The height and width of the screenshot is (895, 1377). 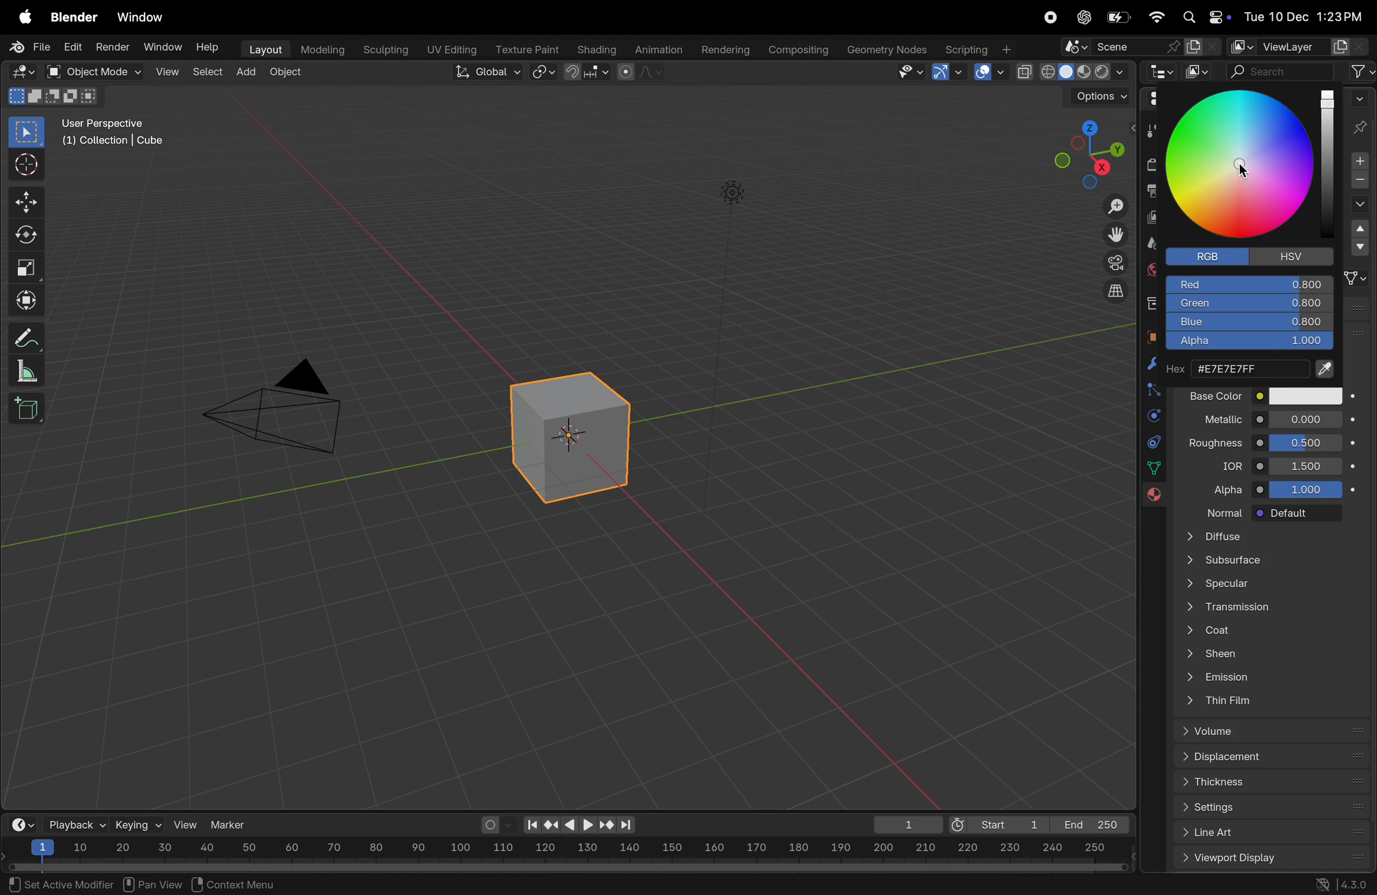 What do you see at coordinates (580, 826) in the screenshot?
I see `play back controls` at bounding box center [580, 826].